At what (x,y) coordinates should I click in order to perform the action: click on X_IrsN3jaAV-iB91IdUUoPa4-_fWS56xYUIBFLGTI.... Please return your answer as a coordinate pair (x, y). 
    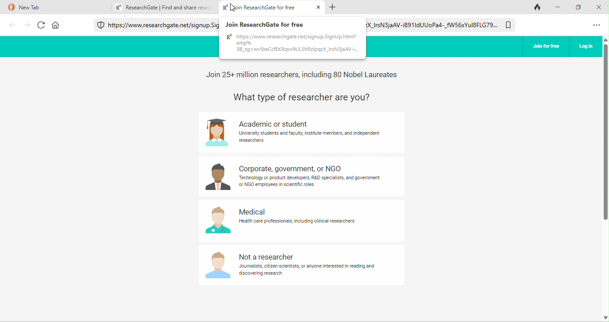
    Looking at the image, I should click on (432, 24).